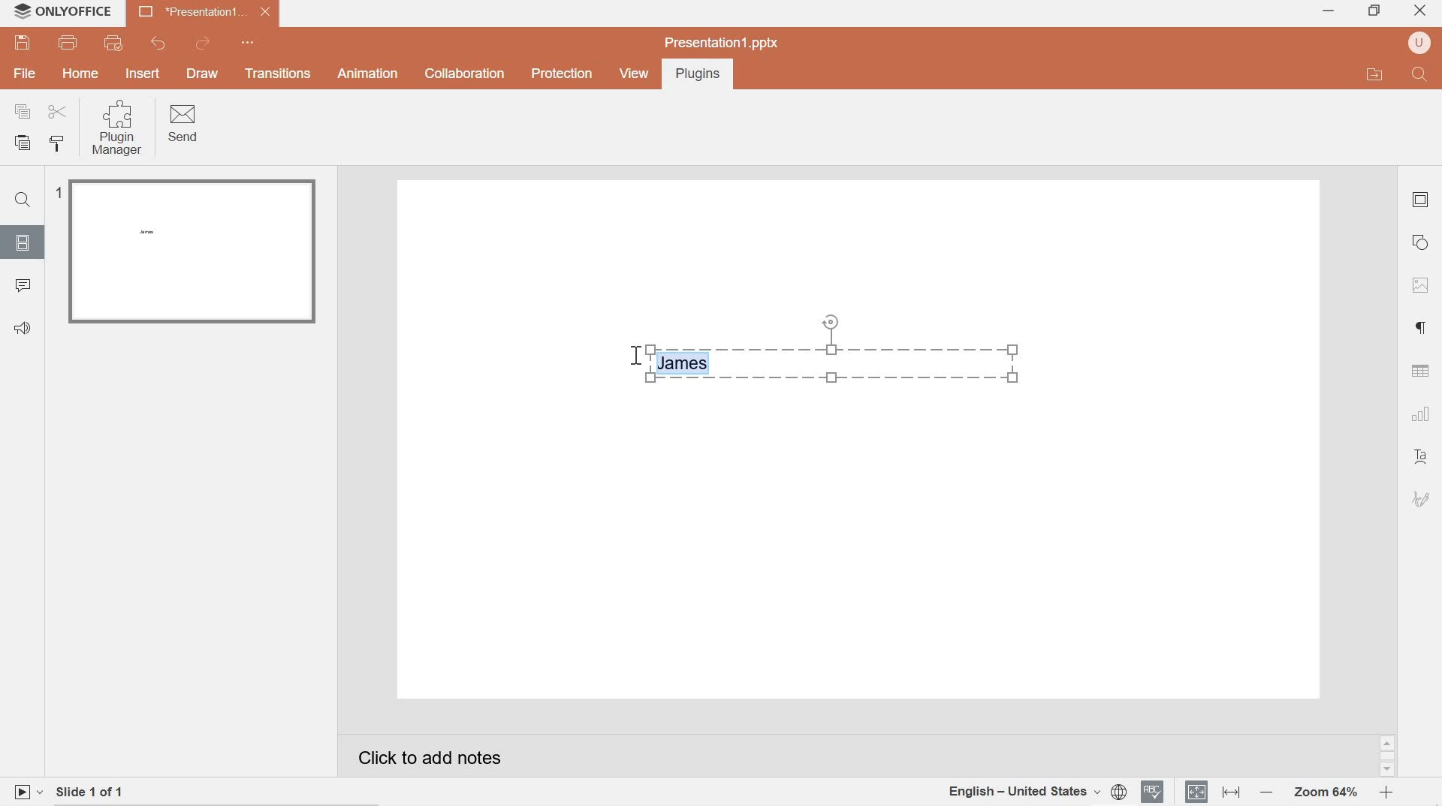 This screenshot has width=1442, height=806. Describe the element at coordinates (463, 74) in the screenshot. I see `collaboration` at that location.